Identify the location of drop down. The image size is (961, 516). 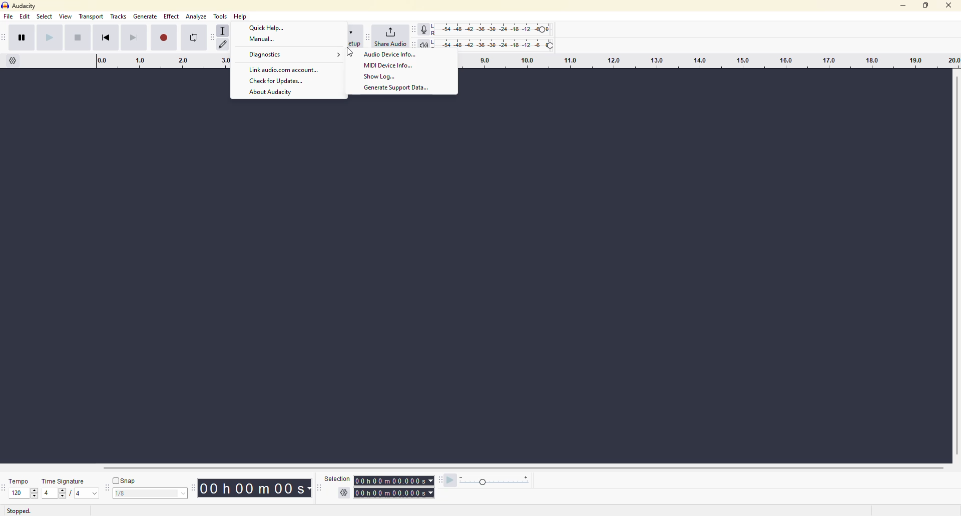
(184, 493).